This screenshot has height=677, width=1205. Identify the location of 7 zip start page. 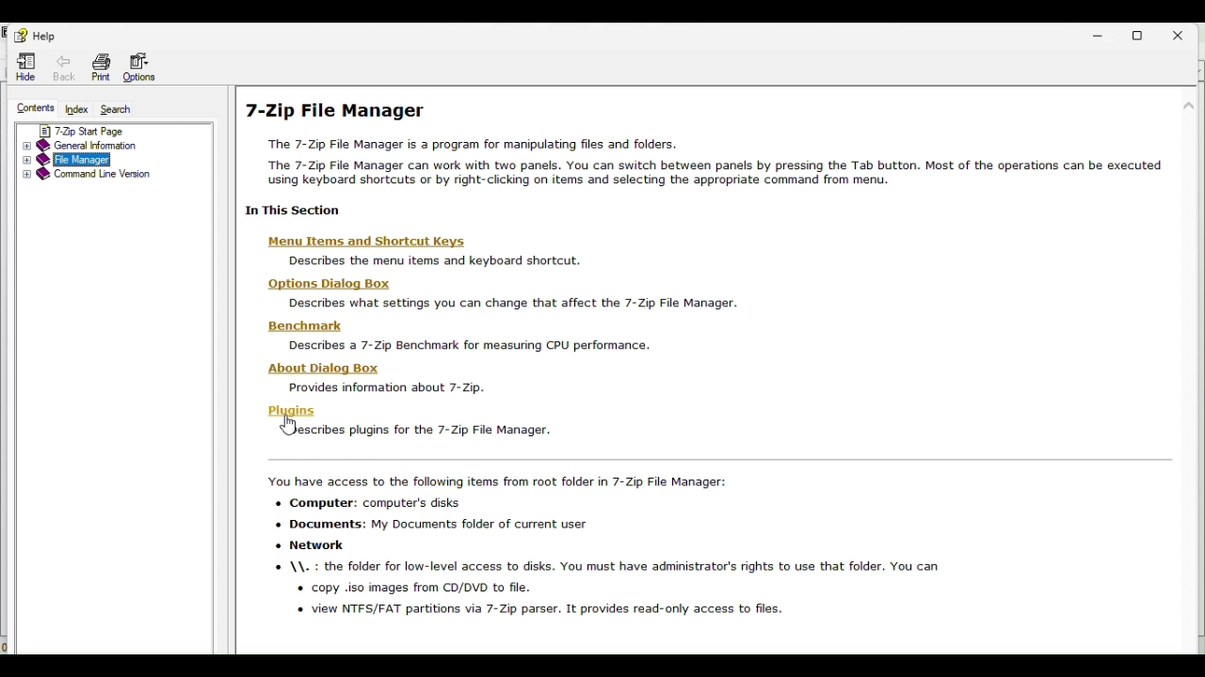
(111, 131).